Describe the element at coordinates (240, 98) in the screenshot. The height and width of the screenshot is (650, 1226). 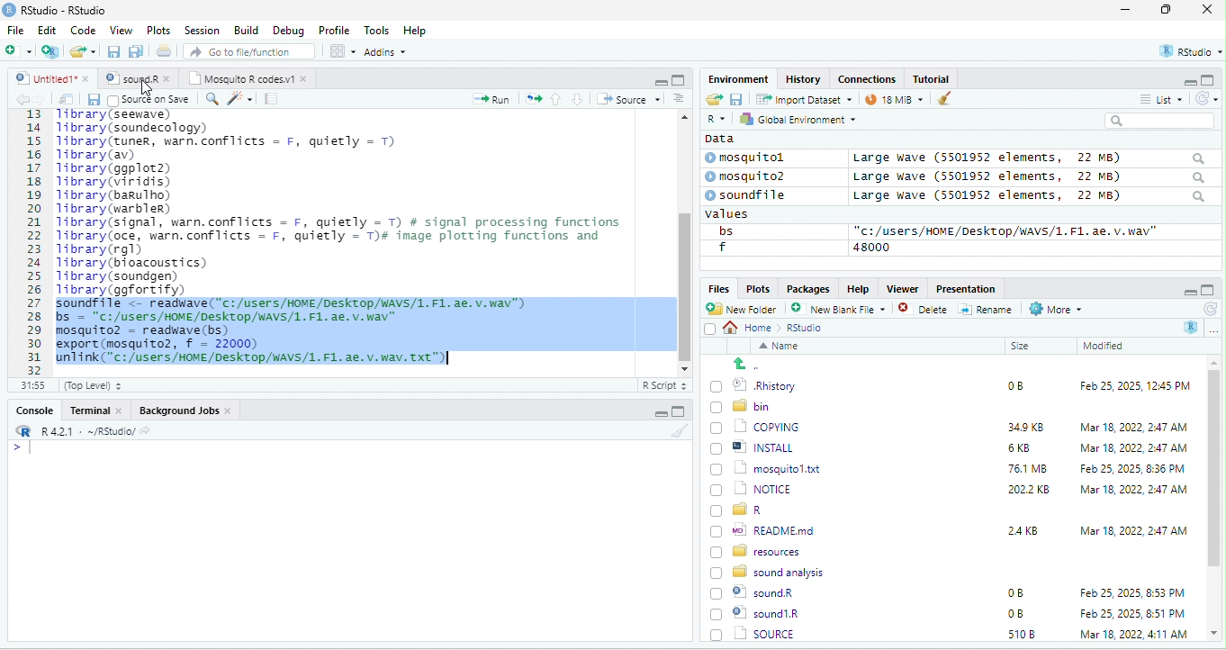
I see `sharpen` at that location.